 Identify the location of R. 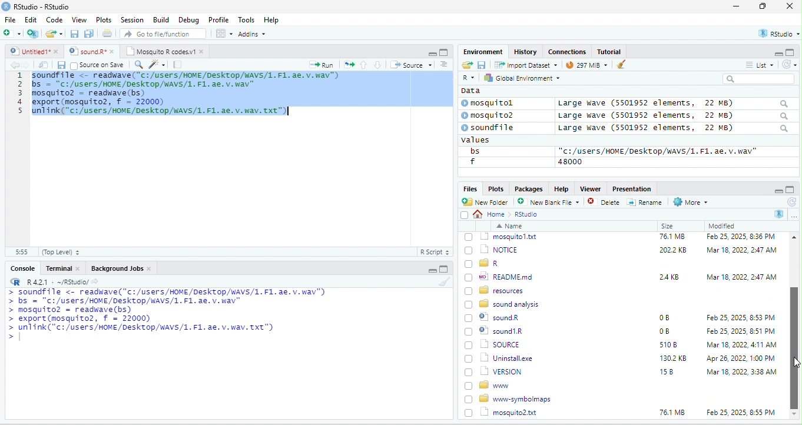
(780, 214).